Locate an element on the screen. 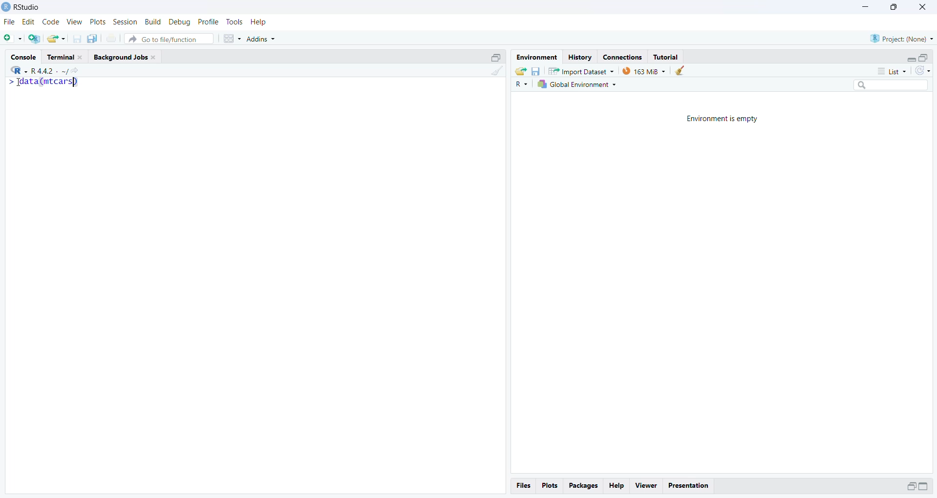 The height and width of the screenshot is (498, 937). view is located at coordinates (75, 22).